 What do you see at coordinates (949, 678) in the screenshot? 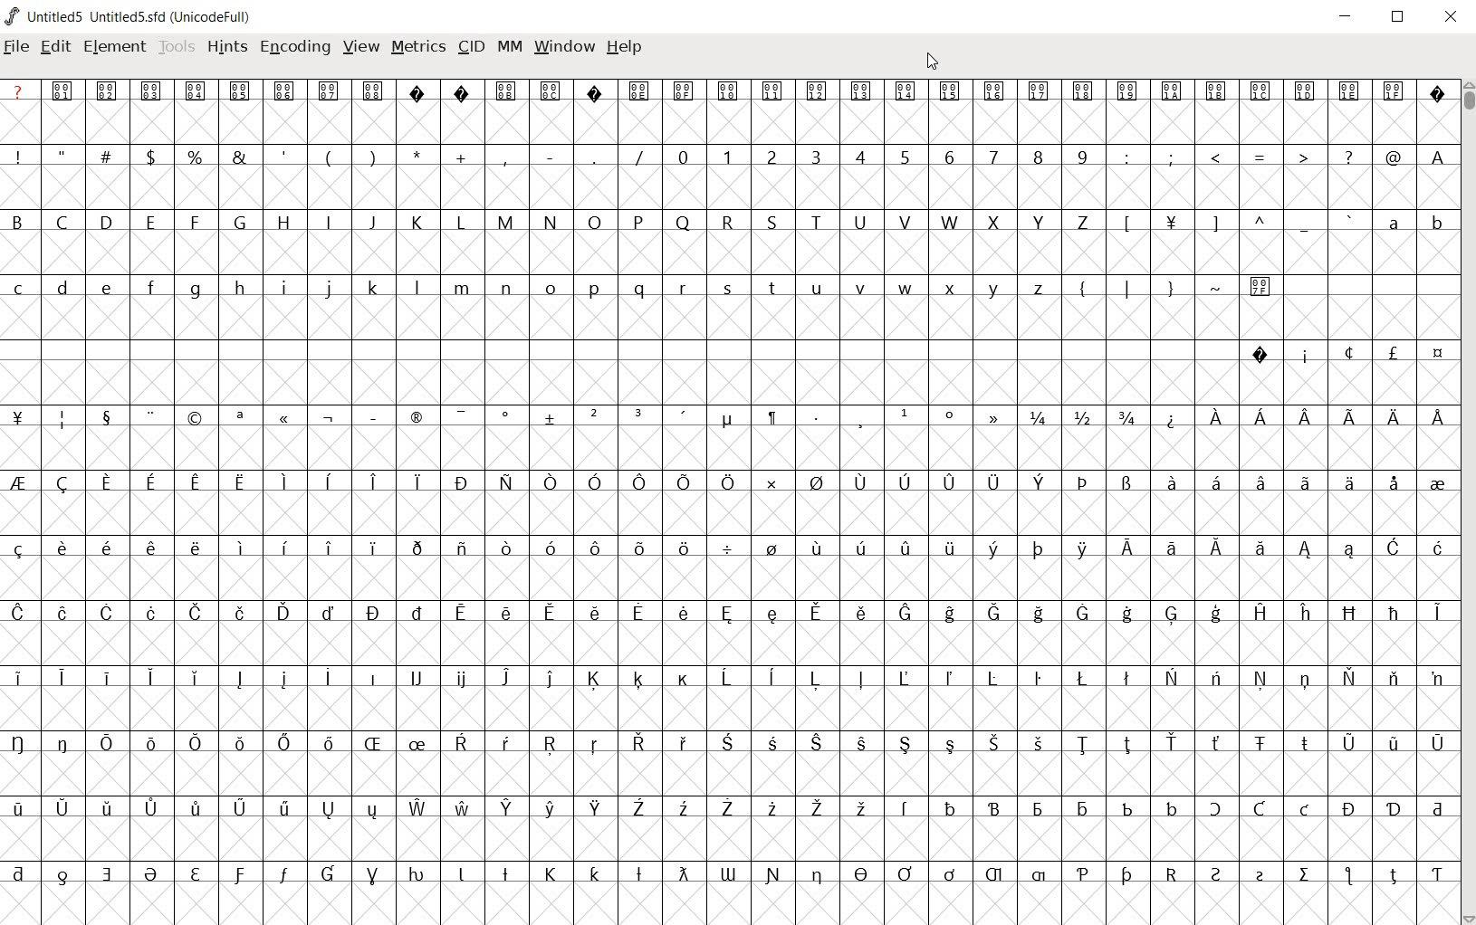
I see `Symbol` at bounding box center [949, 678].